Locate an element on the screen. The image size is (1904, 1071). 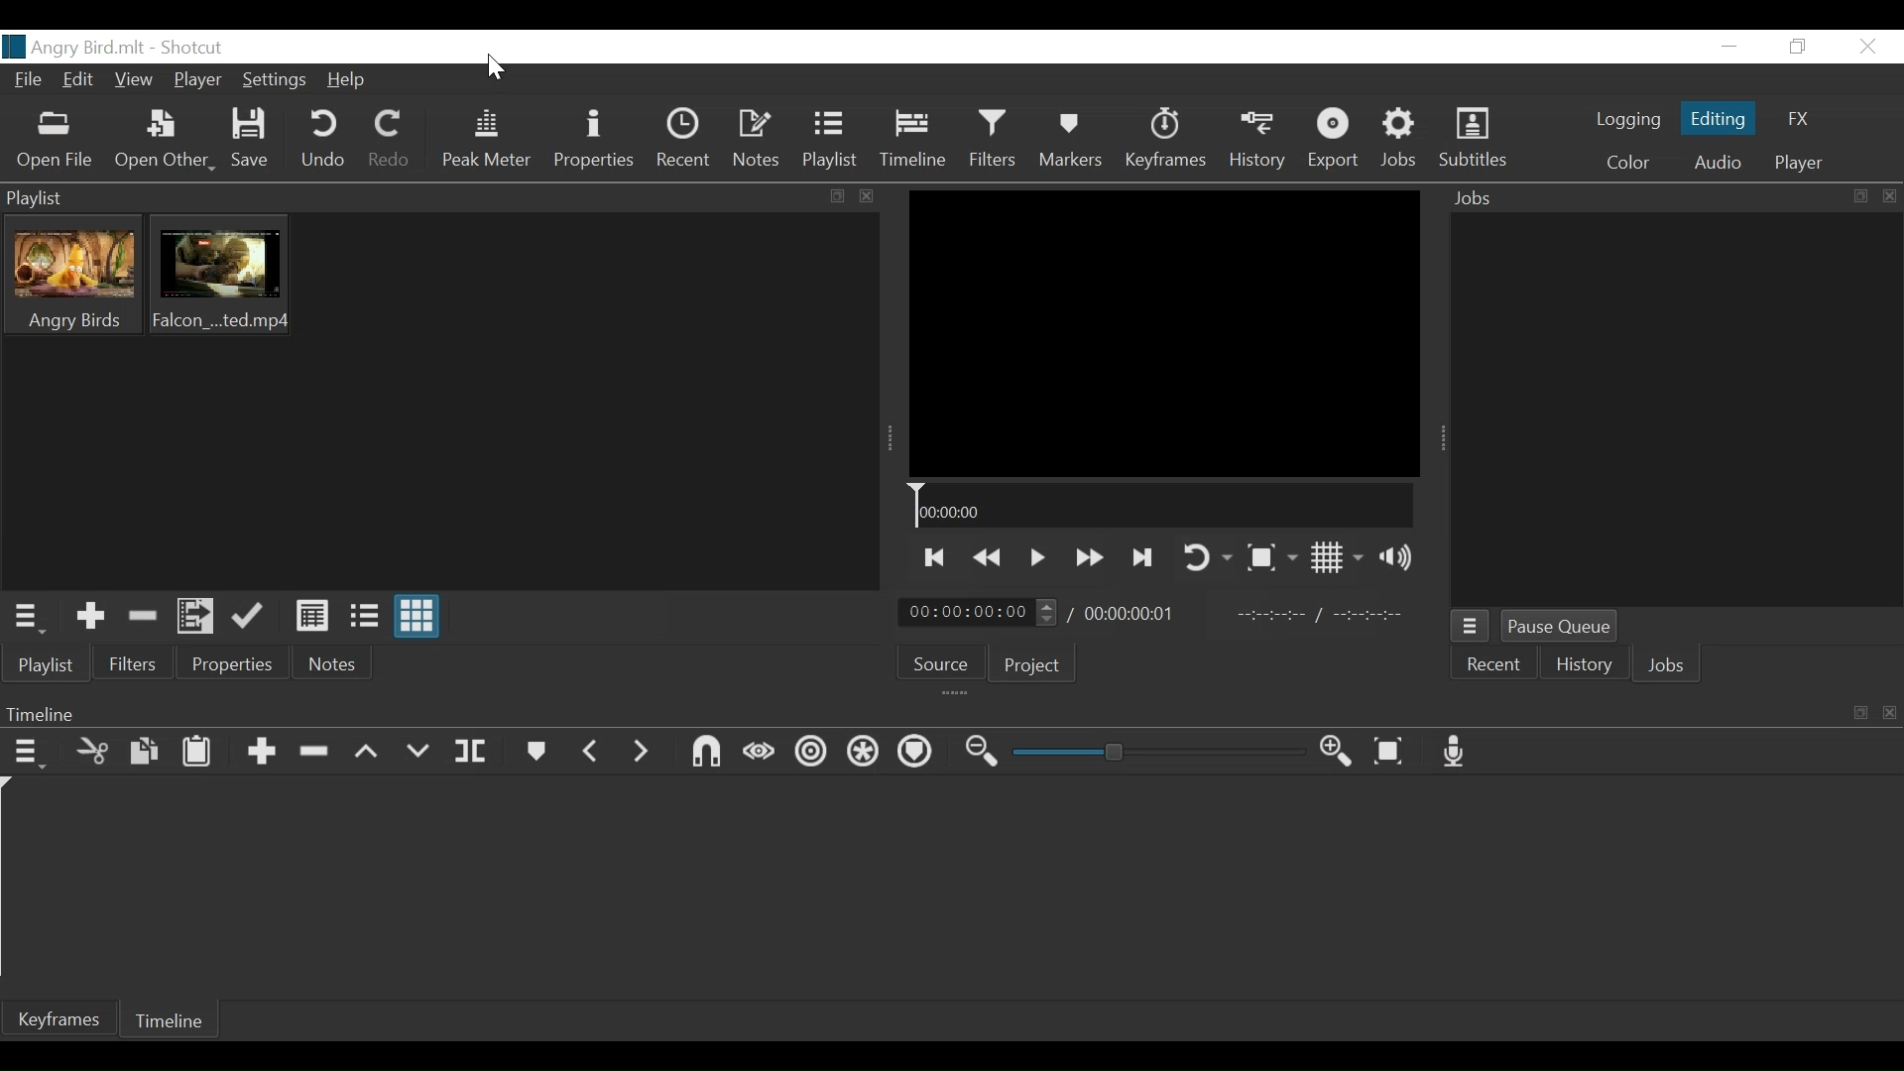
Markers is located at coordinates (1073, 142).